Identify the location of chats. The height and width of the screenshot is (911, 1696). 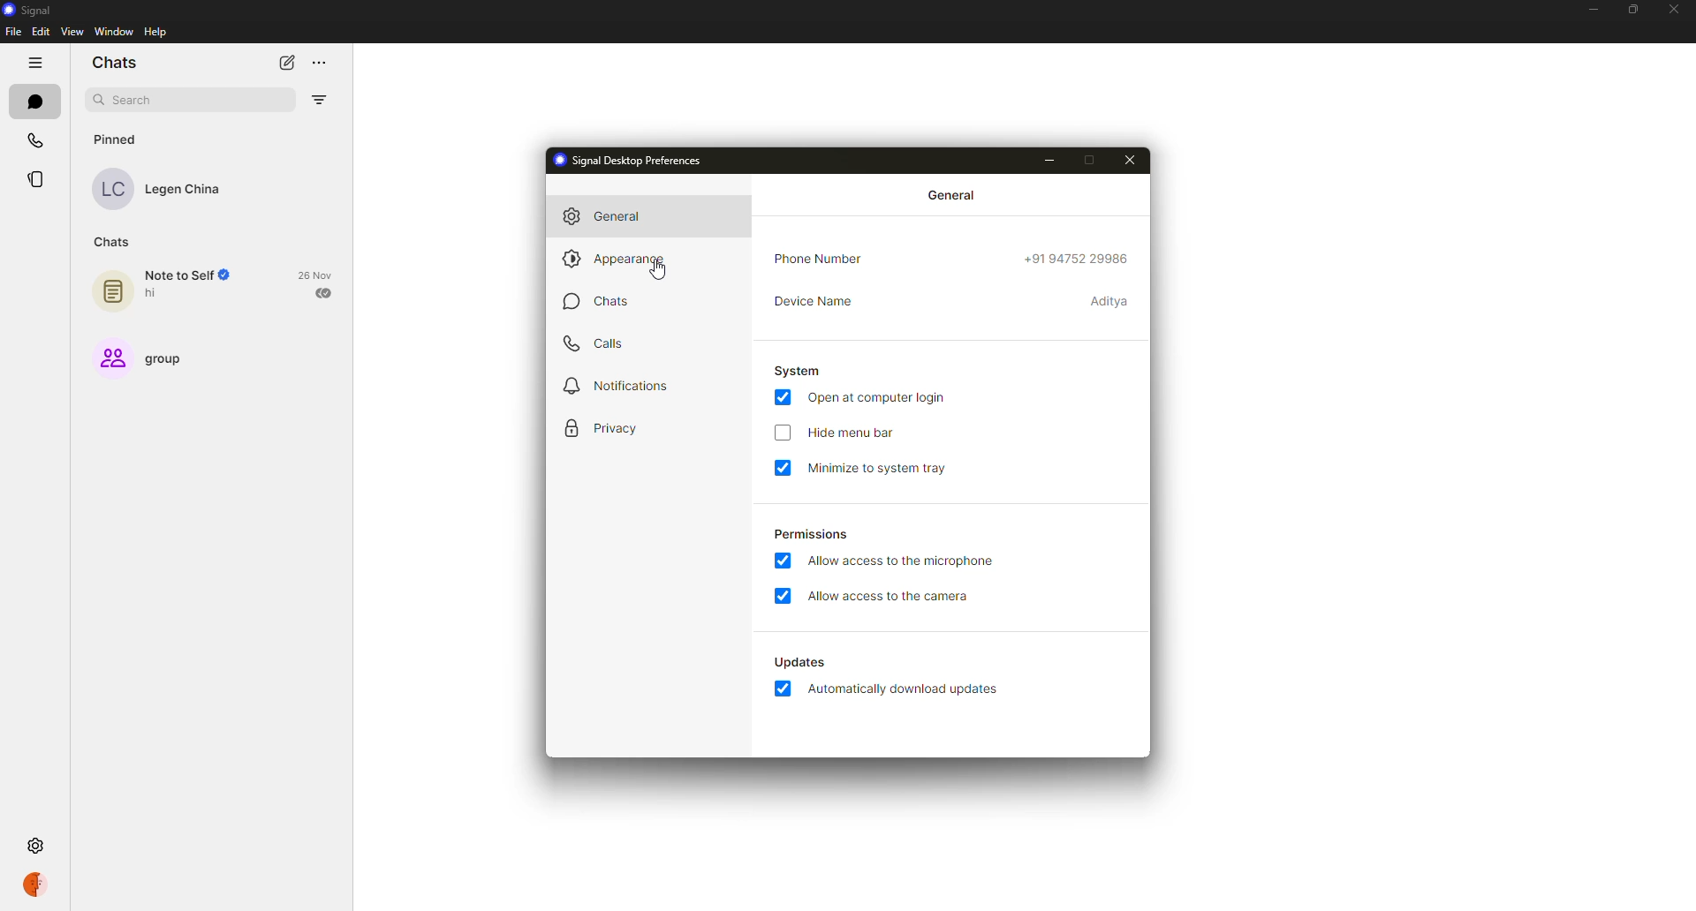
(112, 242).